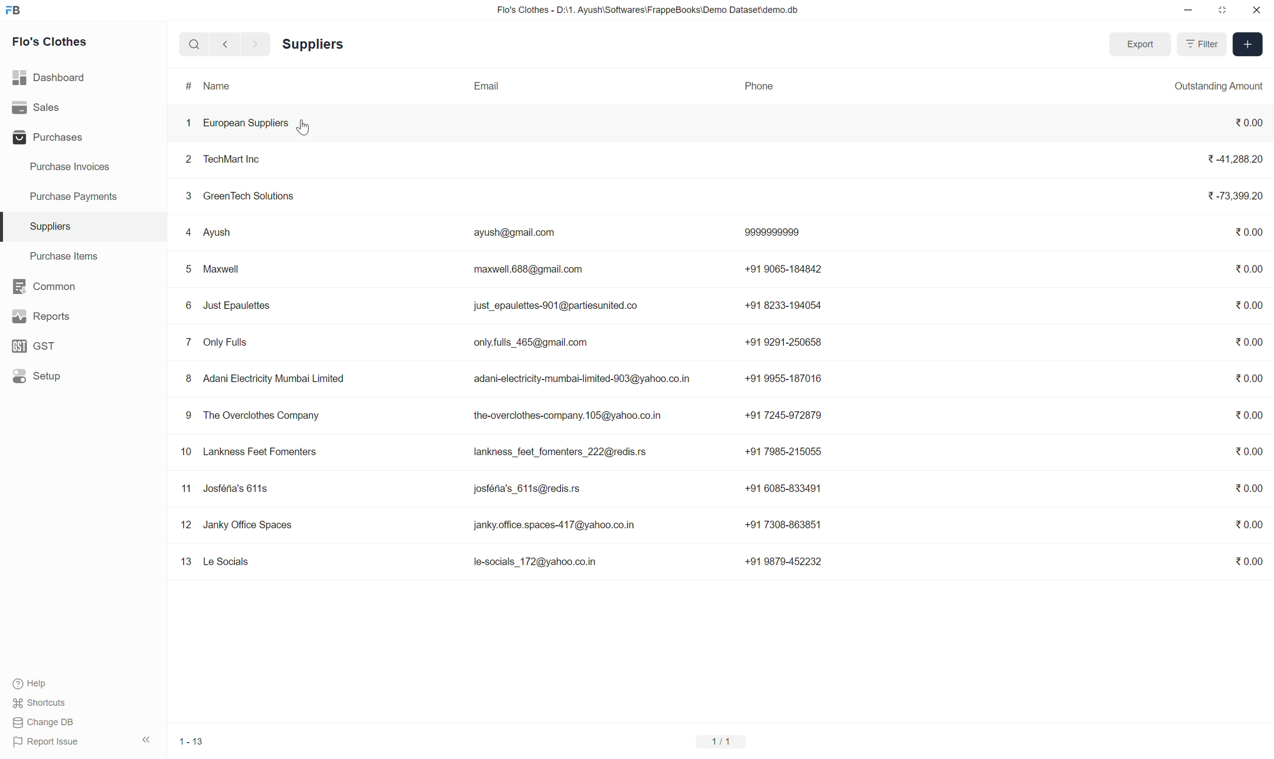  What do you see at coordinates (78, 193) in the screenshot?
I see `Purchase Payments` at bounding box center [78, 193].